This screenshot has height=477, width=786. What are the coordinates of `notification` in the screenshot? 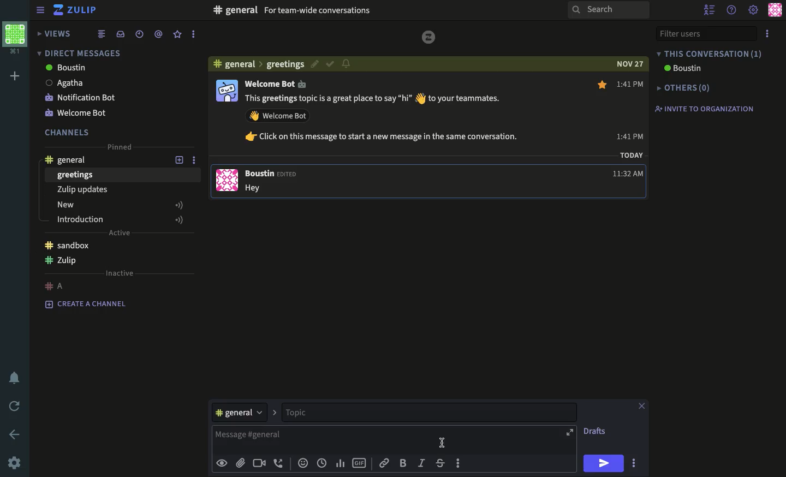 It's located at (17, 378).